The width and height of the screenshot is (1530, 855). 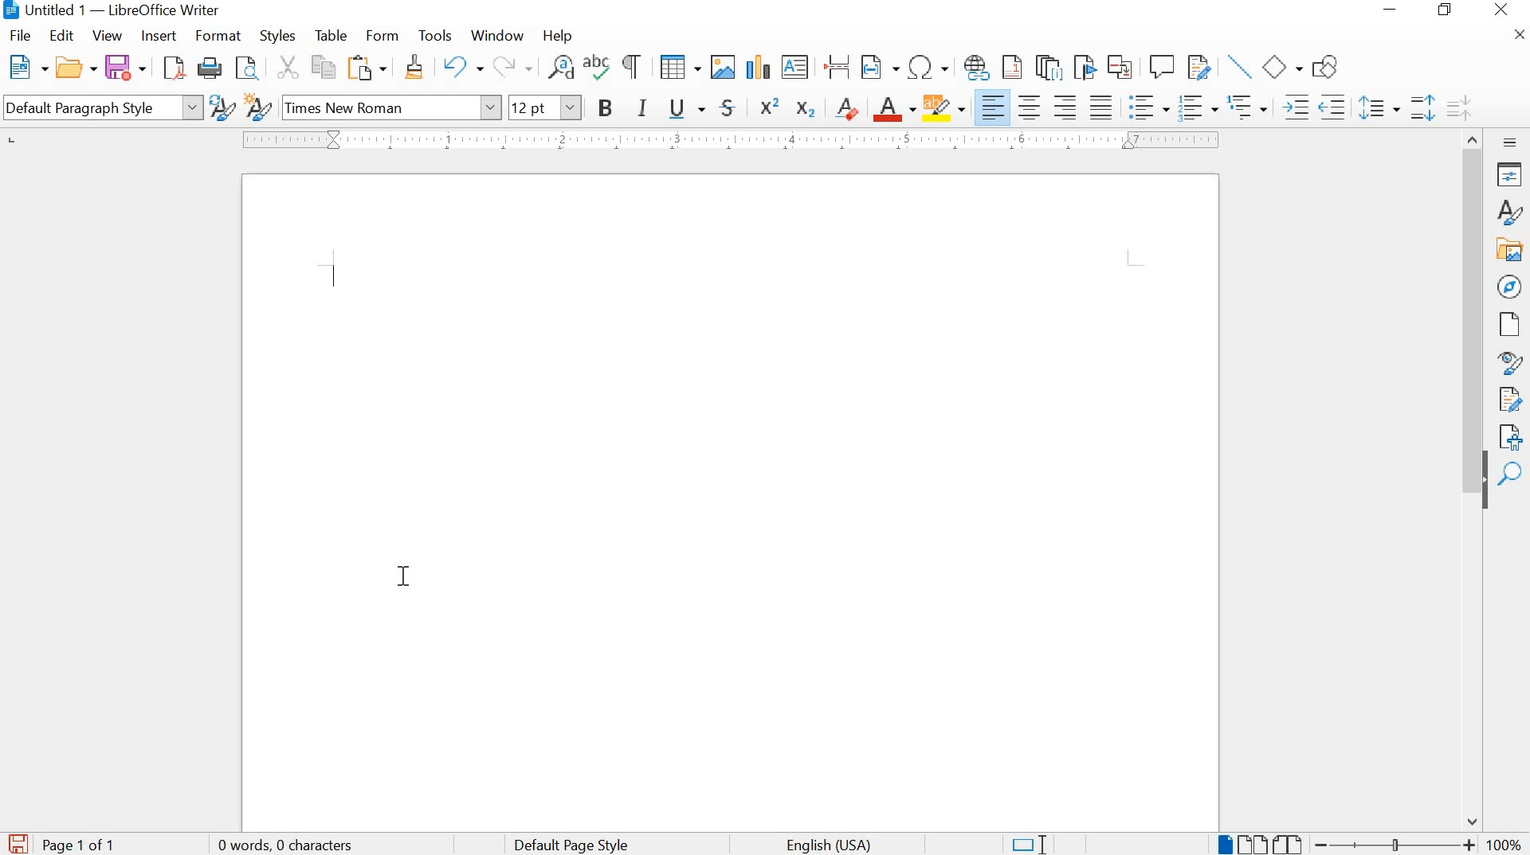 What do you see at coordinates (993, 107) in the screenshot?
I see `ALIGN LEFT` at bounding box center [993, 107].